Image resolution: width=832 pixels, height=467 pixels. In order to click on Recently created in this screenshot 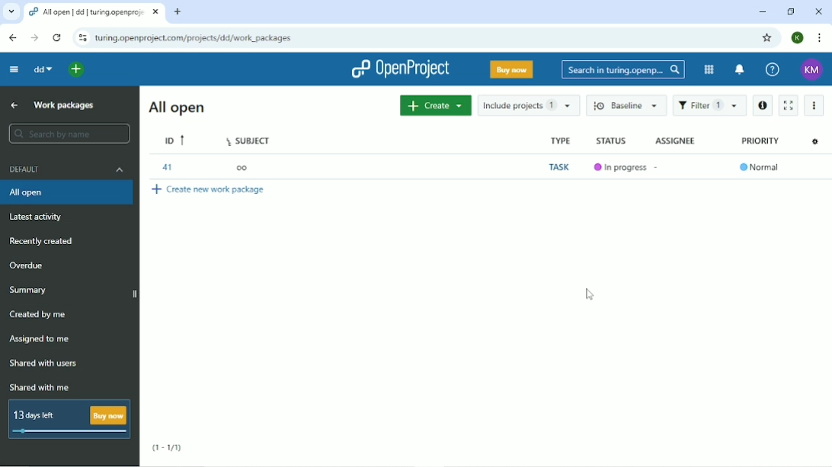, I will do `click(43, 241)`.